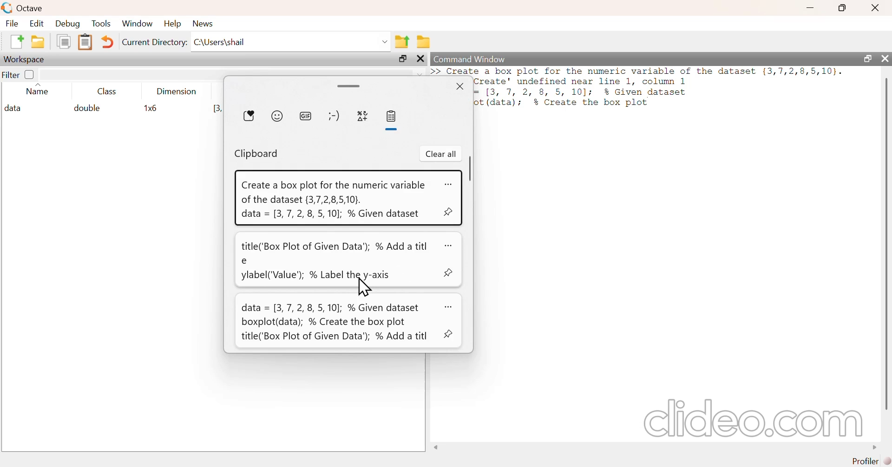 The height and width of the screenshot is (467, 892). What do you see at coordinates (155, 42) in the screenshot?
I see `current directory` at bounding box center [155, 42].